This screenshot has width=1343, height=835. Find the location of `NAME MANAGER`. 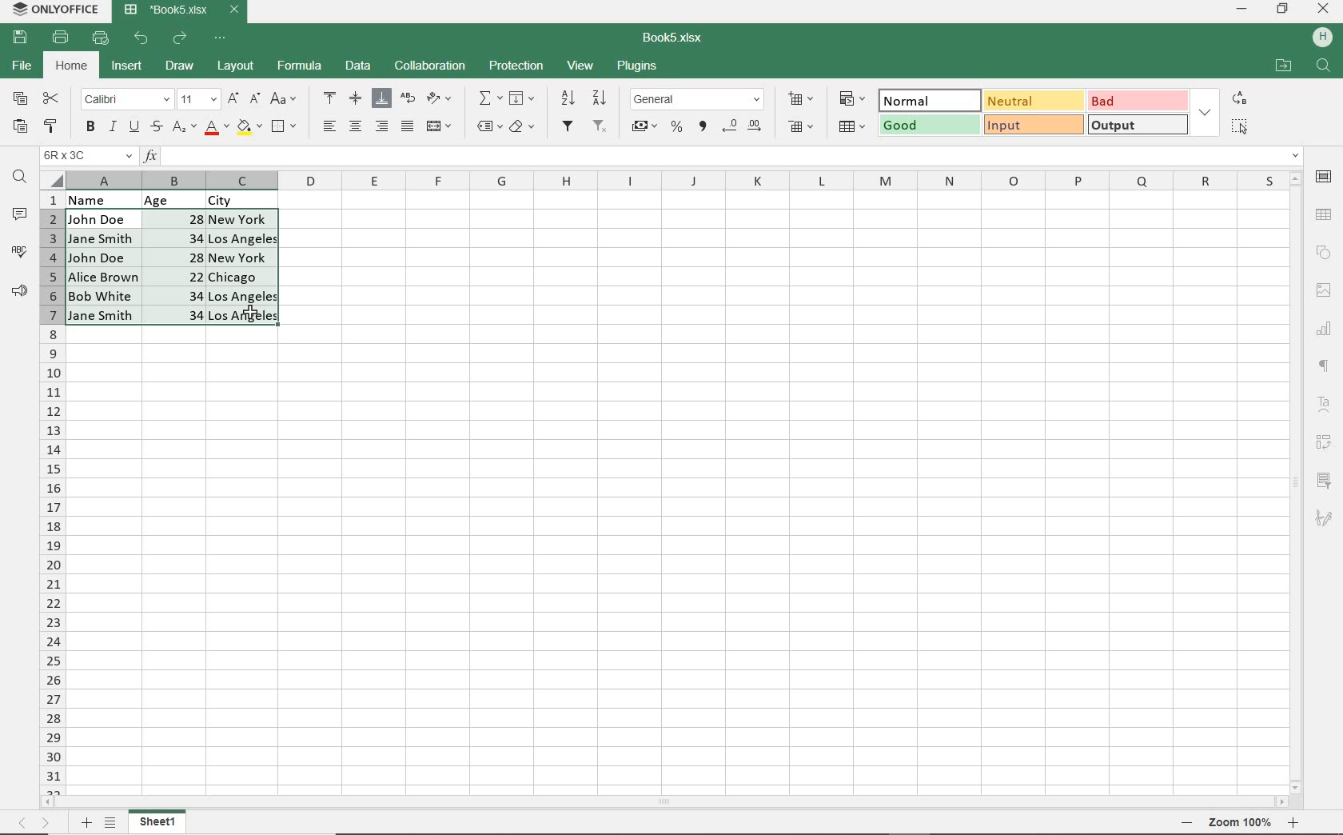

NAME MANAGER is located at coordinates (87, 156).